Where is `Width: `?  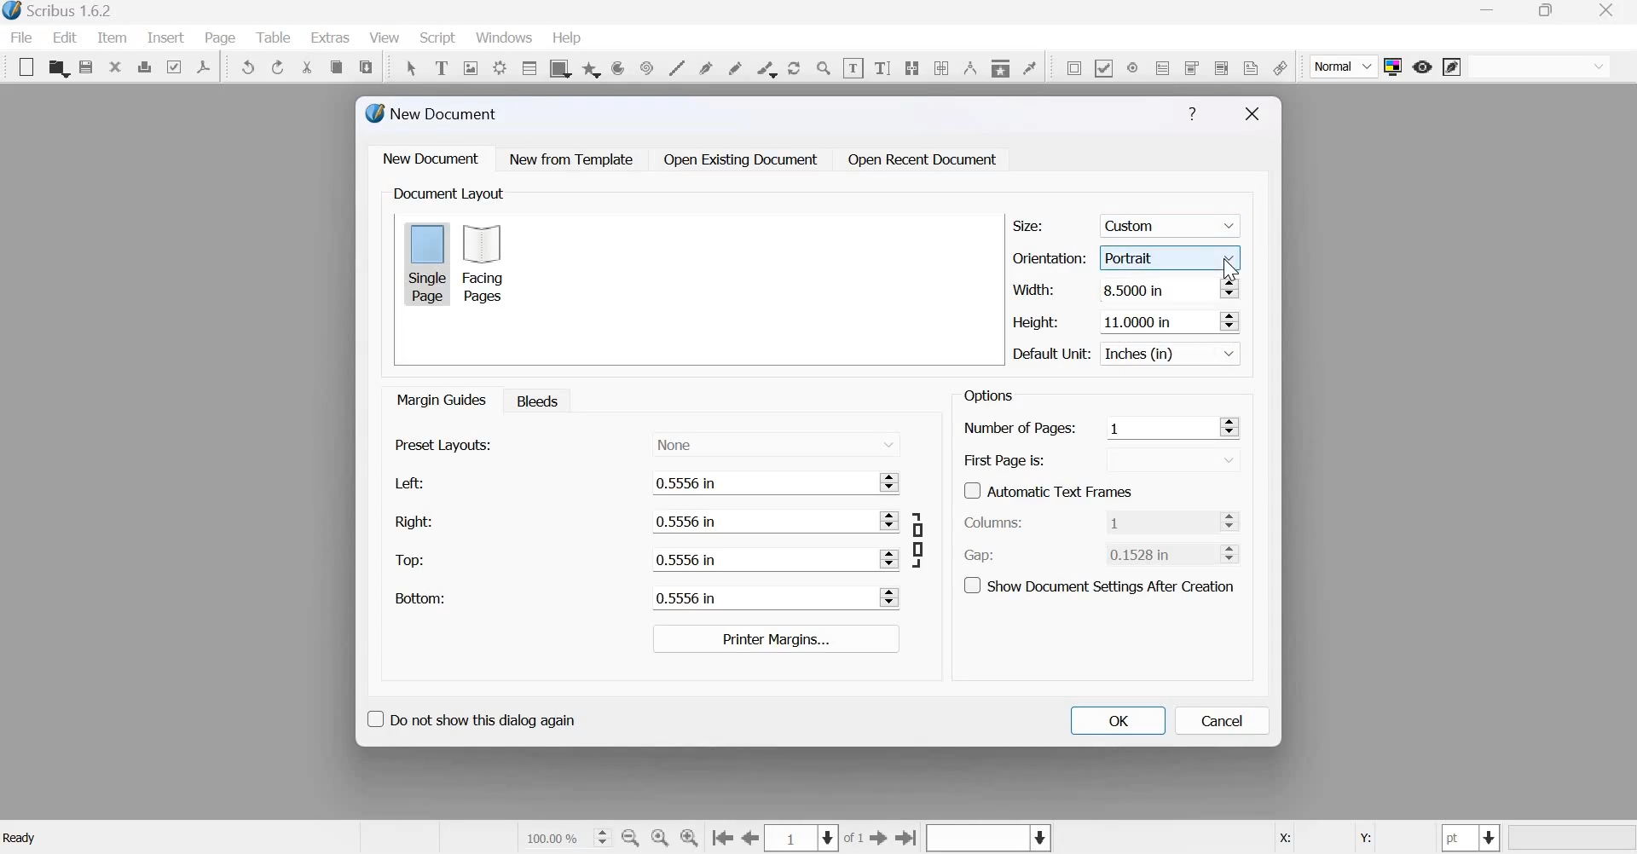
Width:  is located at coordinates (1033, 289).